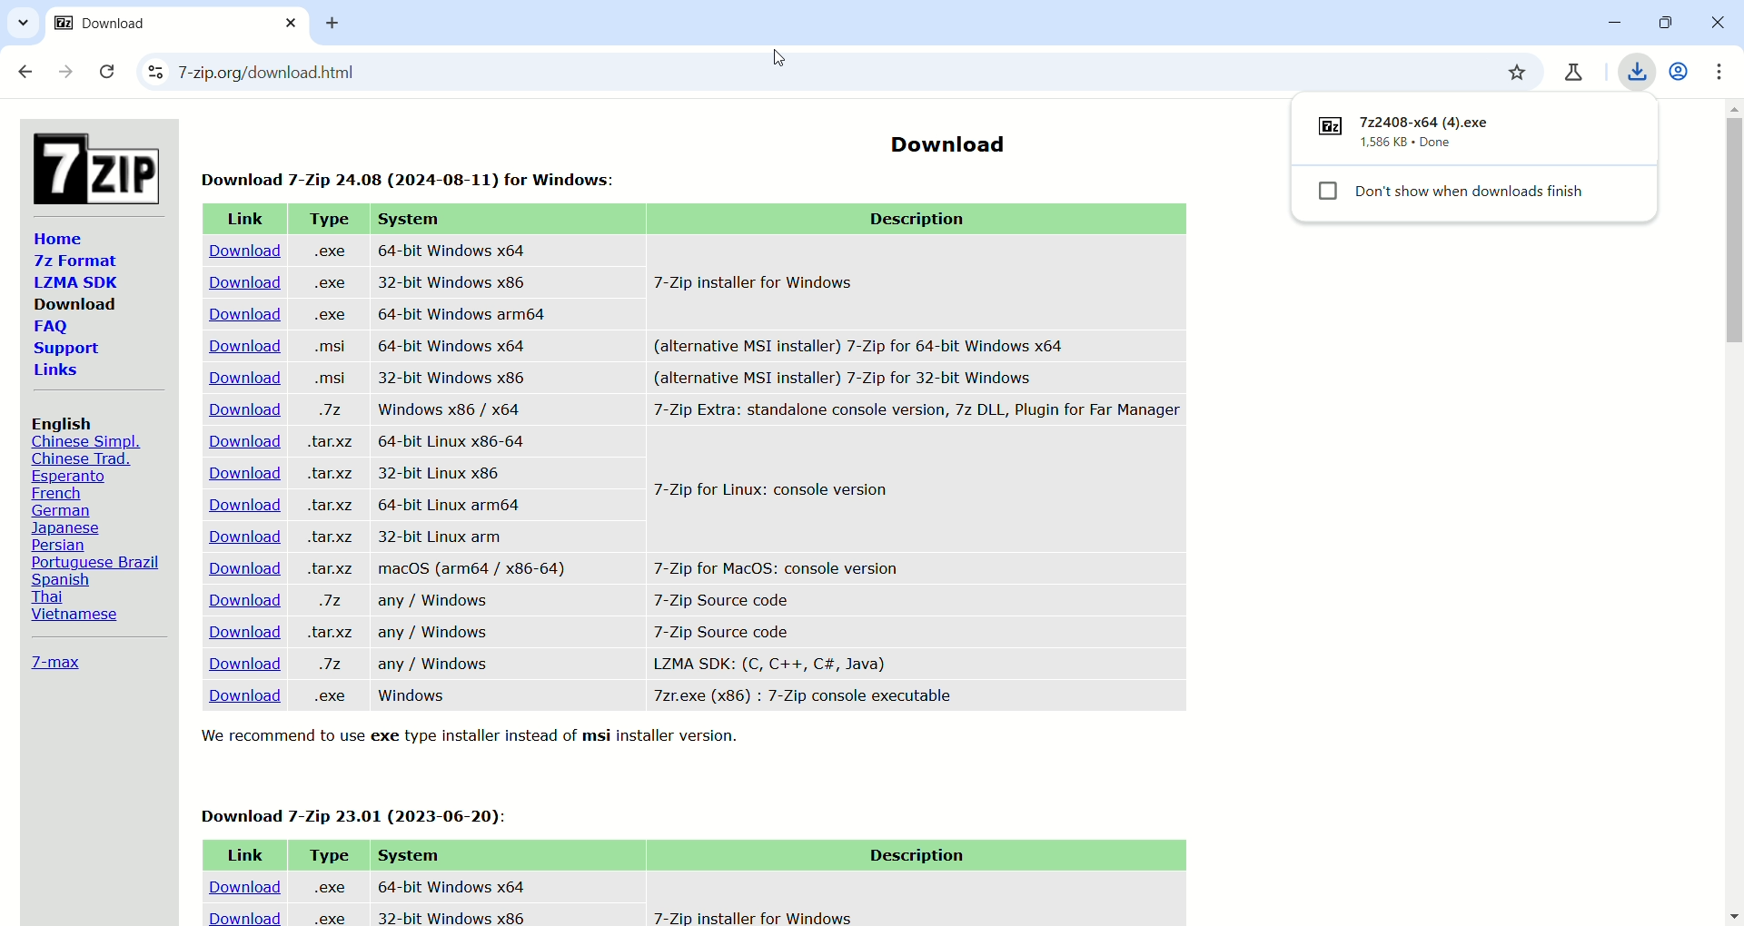  Describe the element at coordinates (65, 350) in the screenshot. I see `Support` at that location.